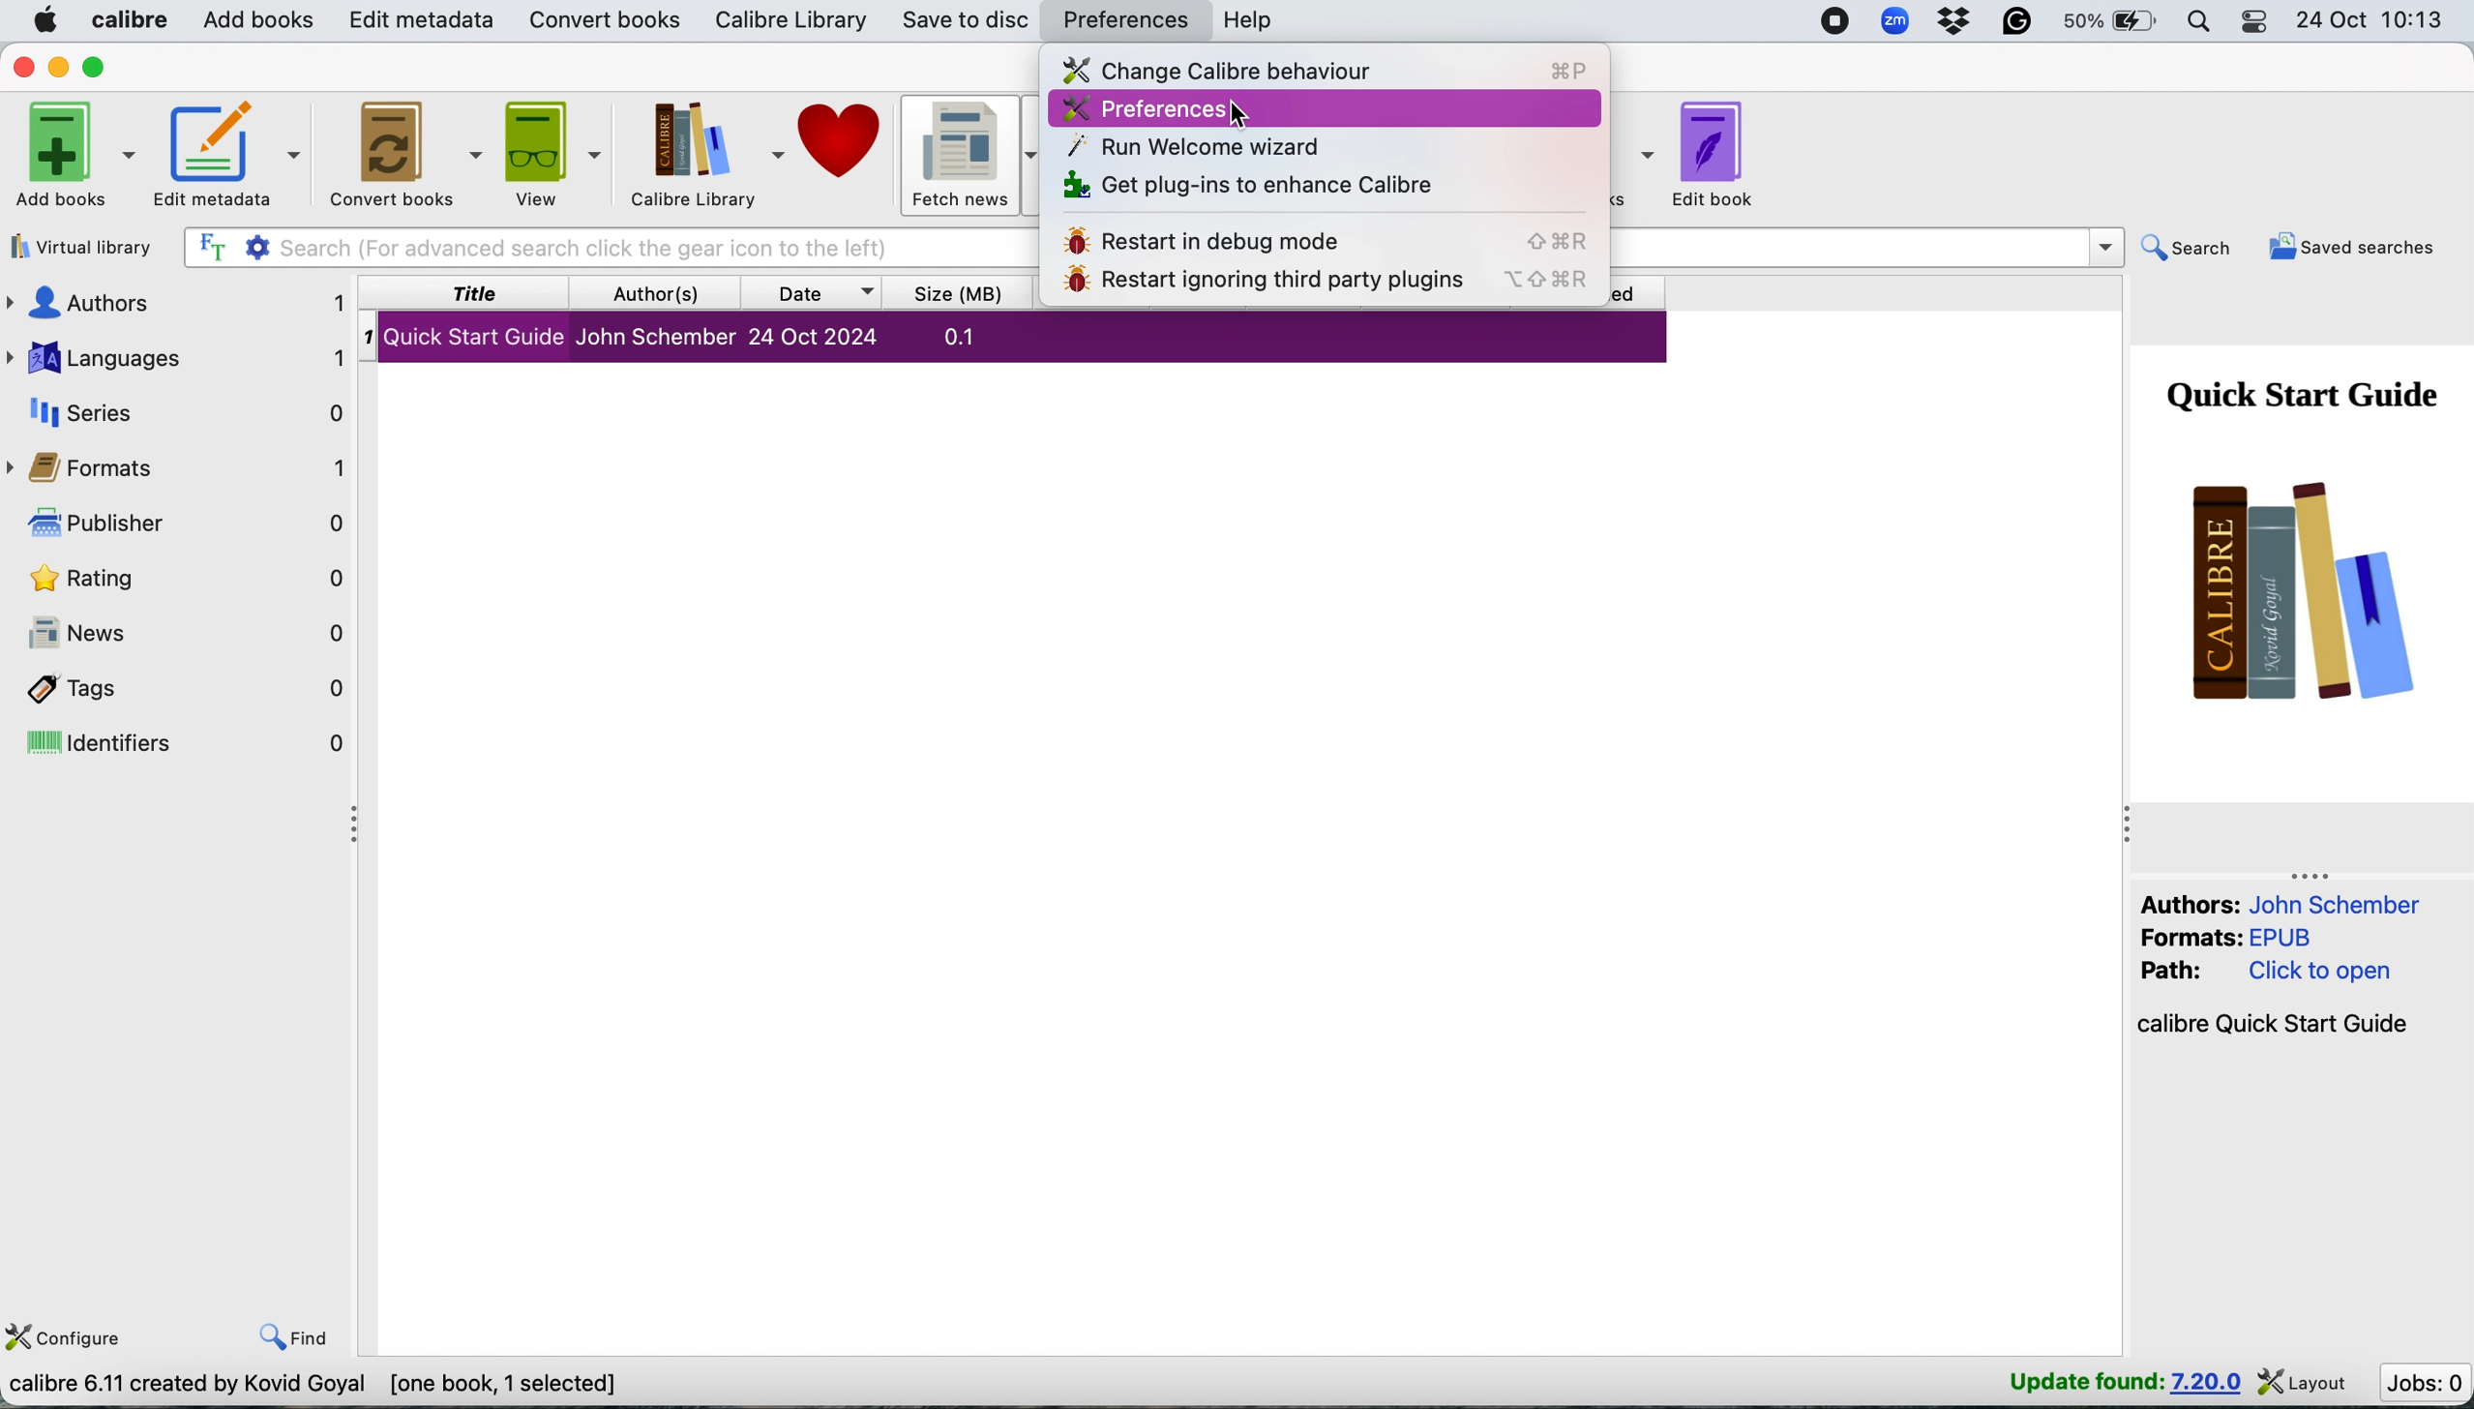 The width and height of the screenshot is (2474, 1409). Describe the element at coordinates (699, 158) in the screenshot. I see `calibre library` at that location.